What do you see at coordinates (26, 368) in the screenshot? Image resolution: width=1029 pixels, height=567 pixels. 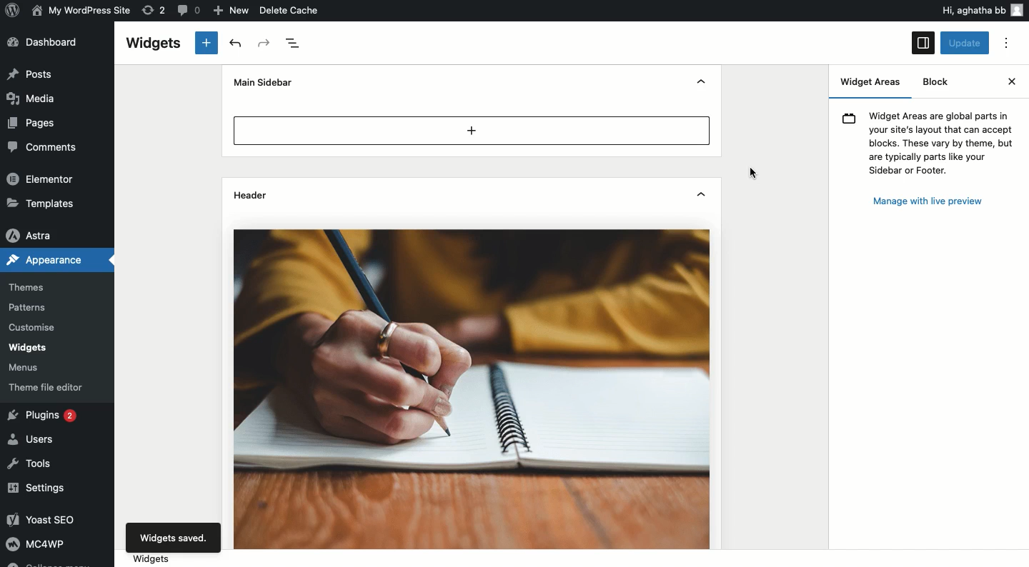 I see `Menus` at bounding box center [26, 368].